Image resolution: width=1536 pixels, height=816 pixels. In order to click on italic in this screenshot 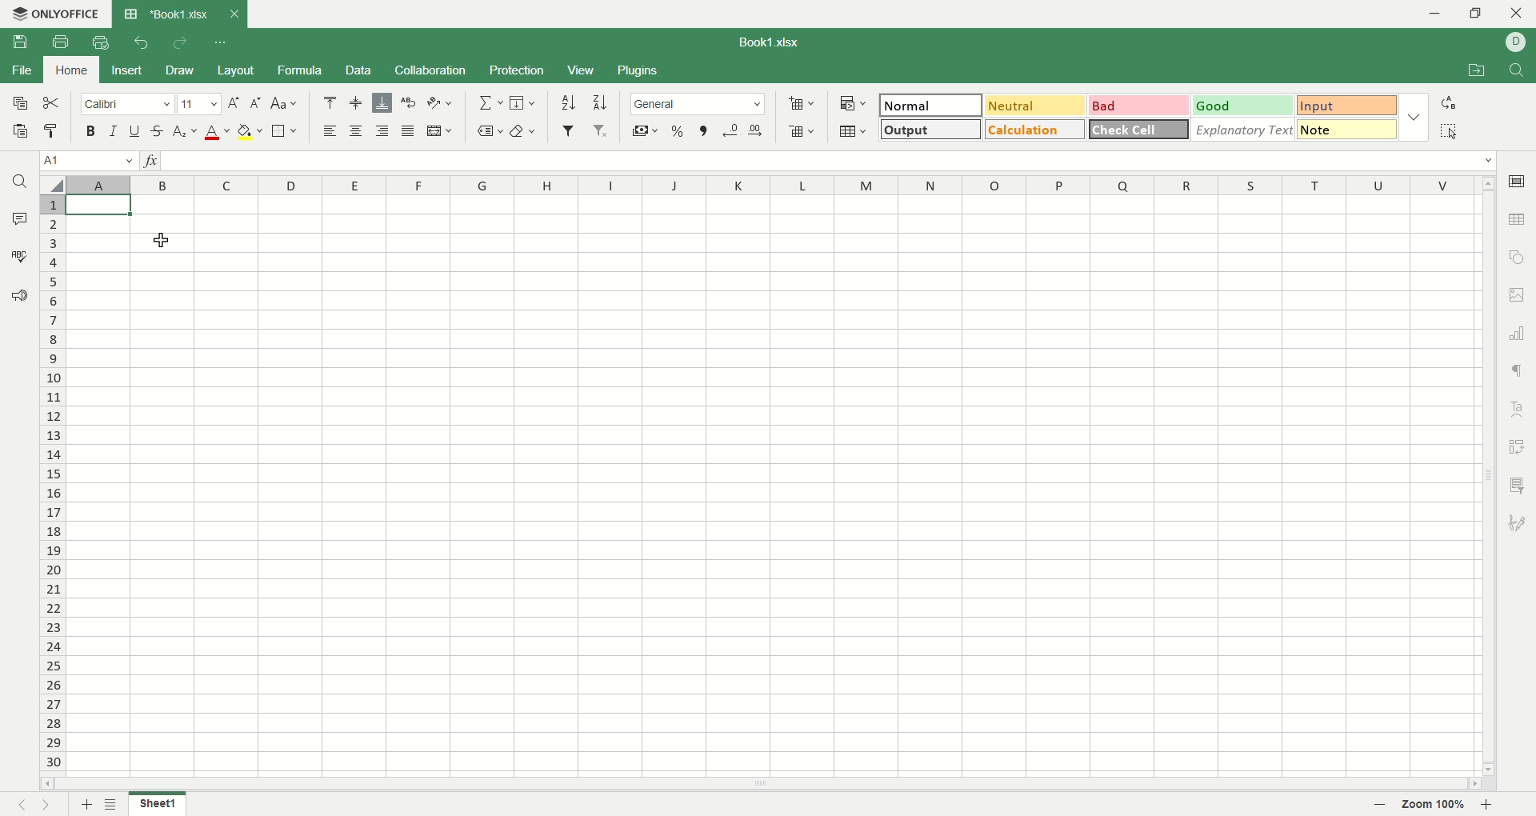, I will do `click(114, 130)`.